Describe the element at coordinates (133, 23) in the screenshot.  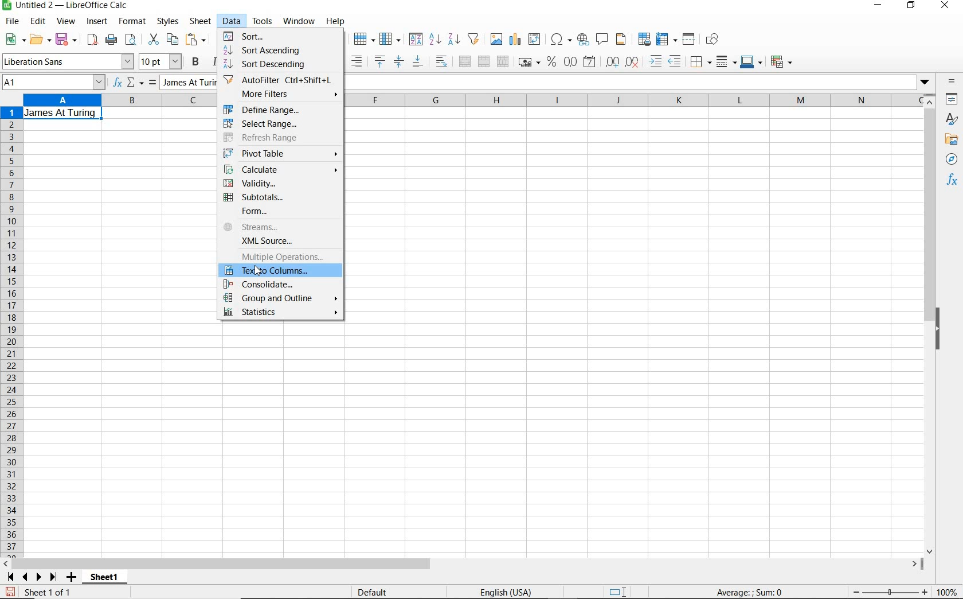
I see `format` at that location.